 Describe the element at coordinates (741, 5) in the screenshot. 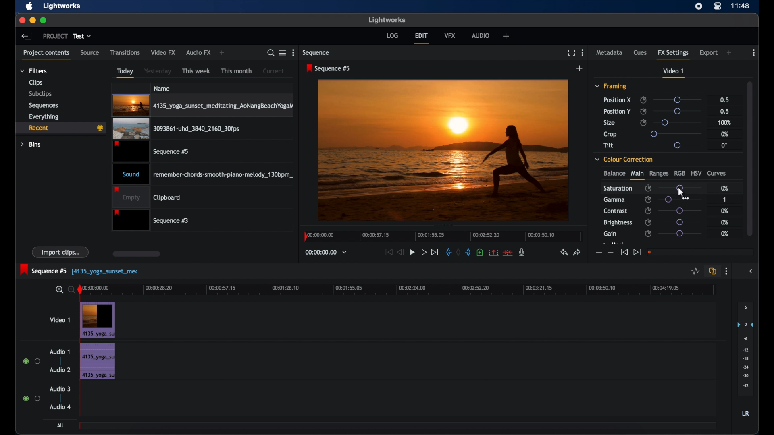

I see `time` at that location.